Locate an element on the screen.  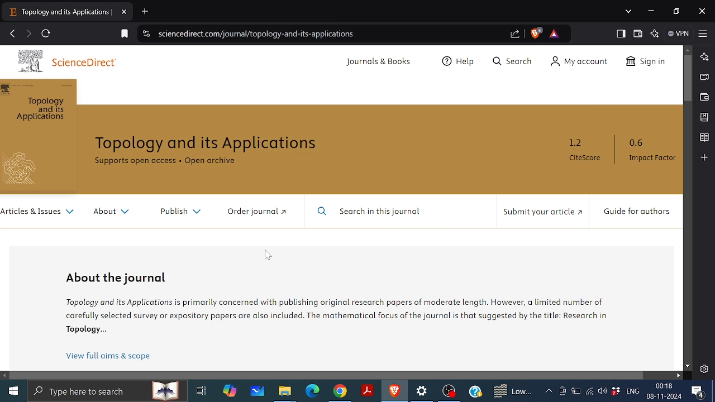
sciencedirect is located at coordinates (63, 61).